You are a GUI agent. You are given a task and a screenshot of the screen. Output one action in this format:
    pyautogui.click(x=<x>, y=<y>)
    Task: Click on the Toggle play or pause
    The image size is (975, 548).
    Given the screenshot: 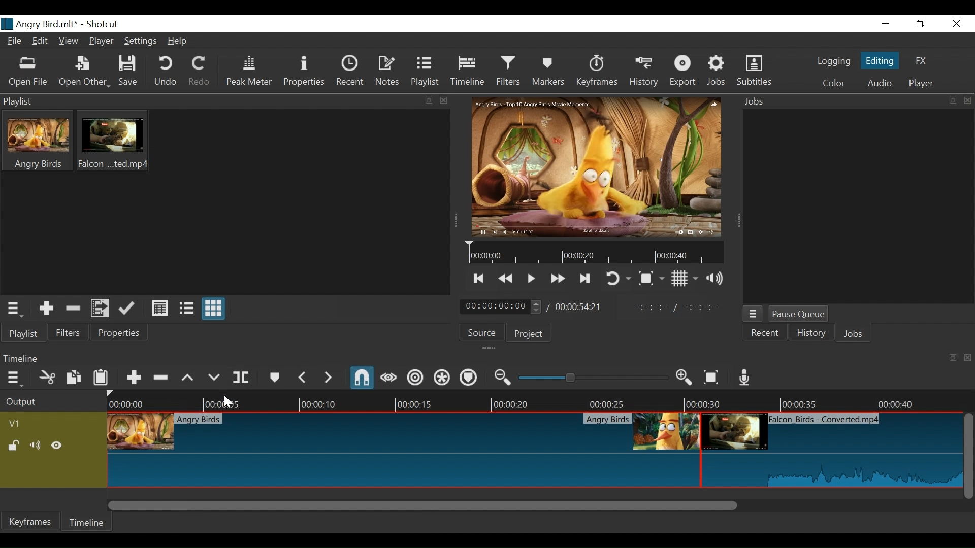 What is the action you would take?
    pyautogui.click(x=532, y=279)
    